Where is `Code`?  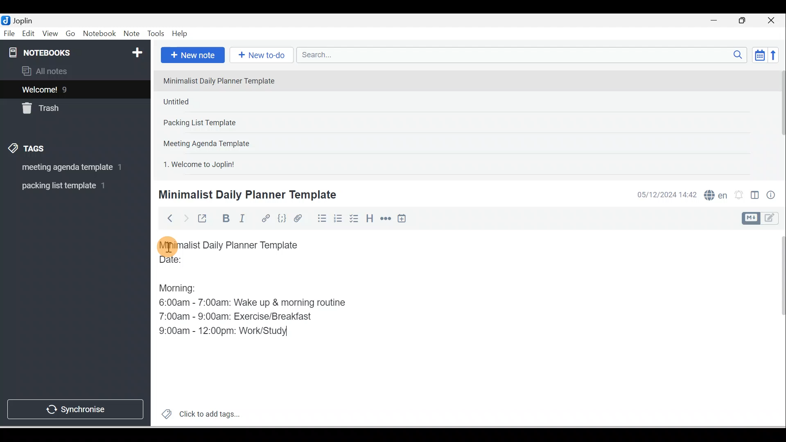 Code is located at coordinates (282, 219).